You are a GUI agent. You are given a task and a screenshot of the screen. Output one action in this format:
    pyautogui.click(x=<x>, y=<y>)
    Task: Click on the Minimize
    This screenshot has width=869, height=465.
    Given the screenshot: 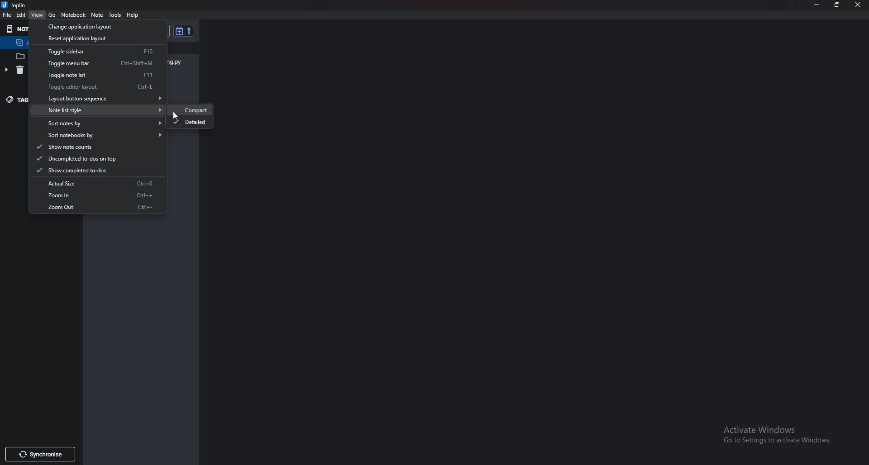 What is the action you would take?
    pyautogui.click(x=817, y=5)
    